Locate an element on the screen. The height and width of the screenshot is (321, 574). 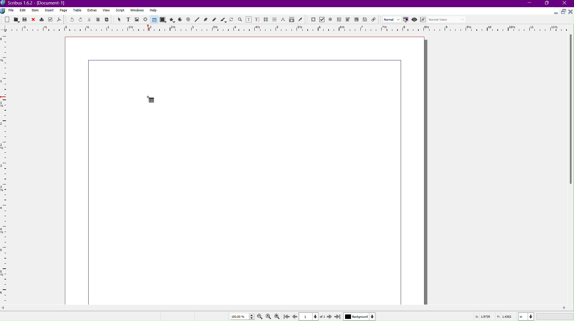
Edit Text with Story Editor is located at coordinates (257, 19).